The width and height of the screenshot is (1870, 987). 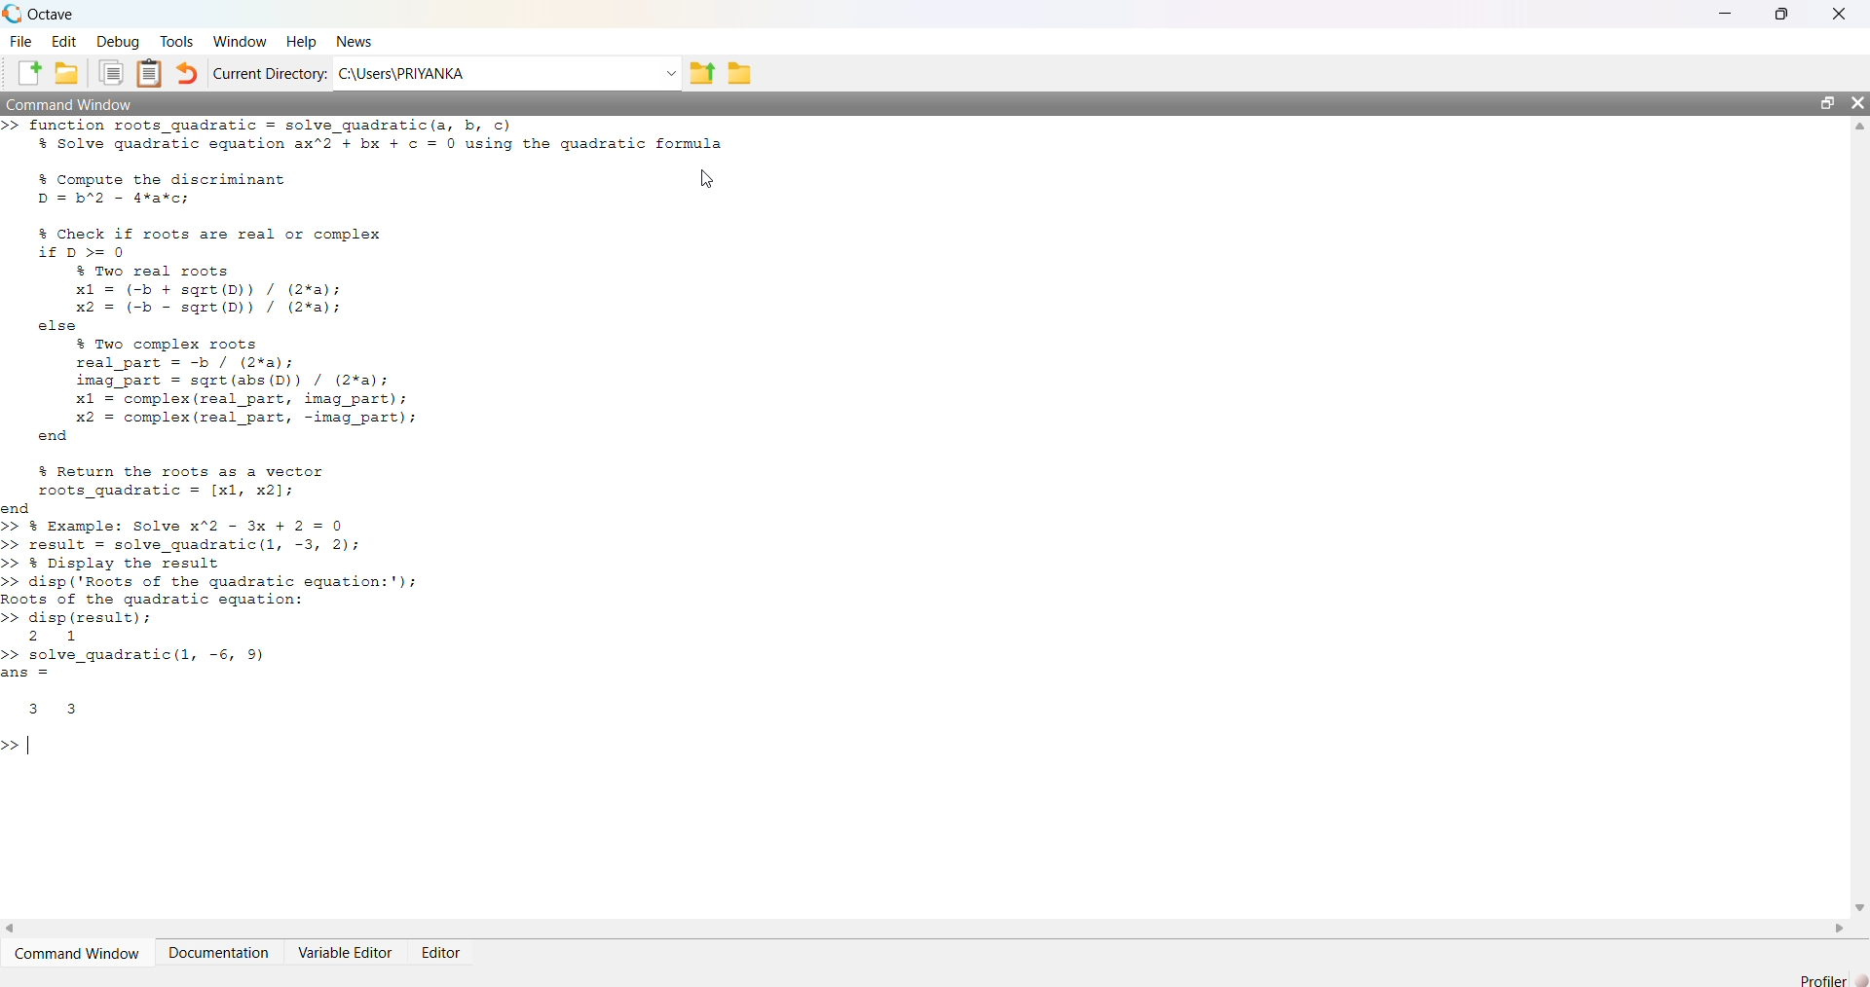 What do you see at coordinates (221, 951) in the screenshot?
I see `Documentation` at bounding box center [221, 951].